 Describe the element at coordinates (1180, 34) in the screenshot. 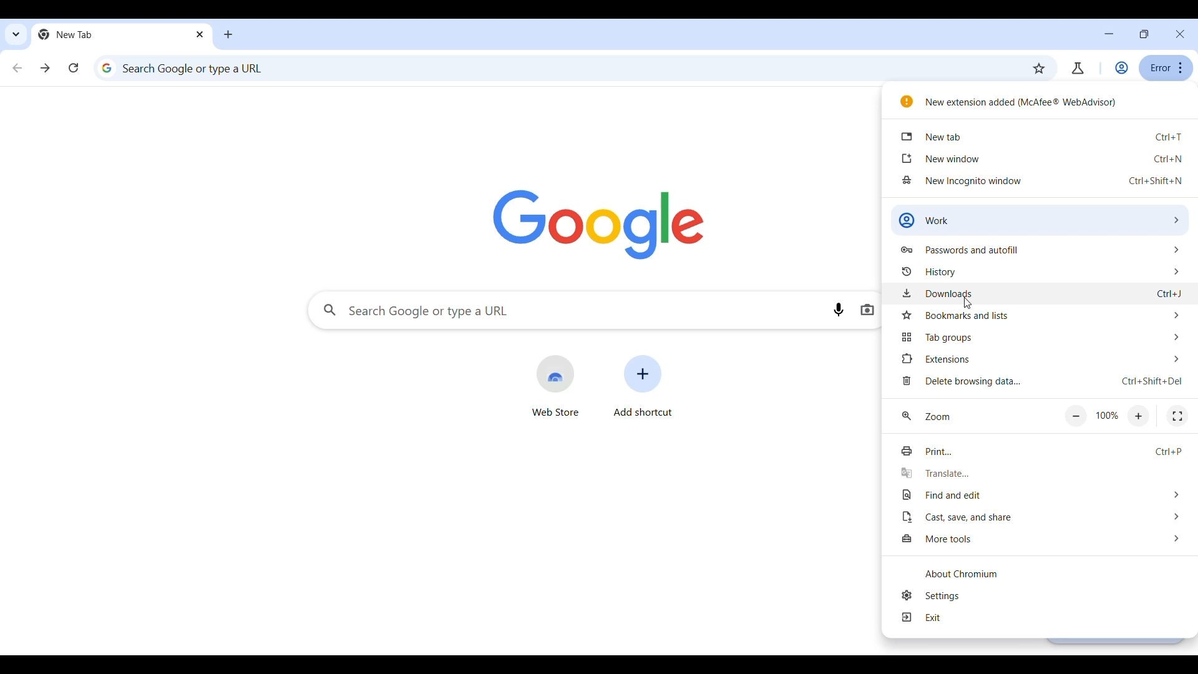

I see `Close ` at that location.